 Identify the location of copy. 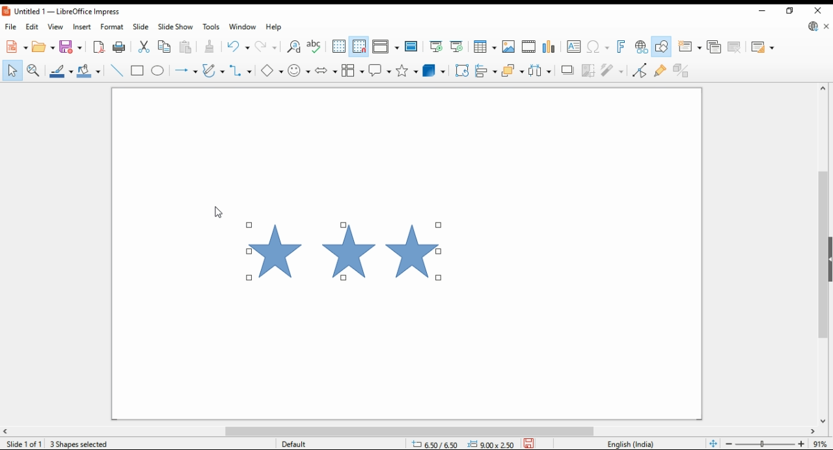
(167, 47).